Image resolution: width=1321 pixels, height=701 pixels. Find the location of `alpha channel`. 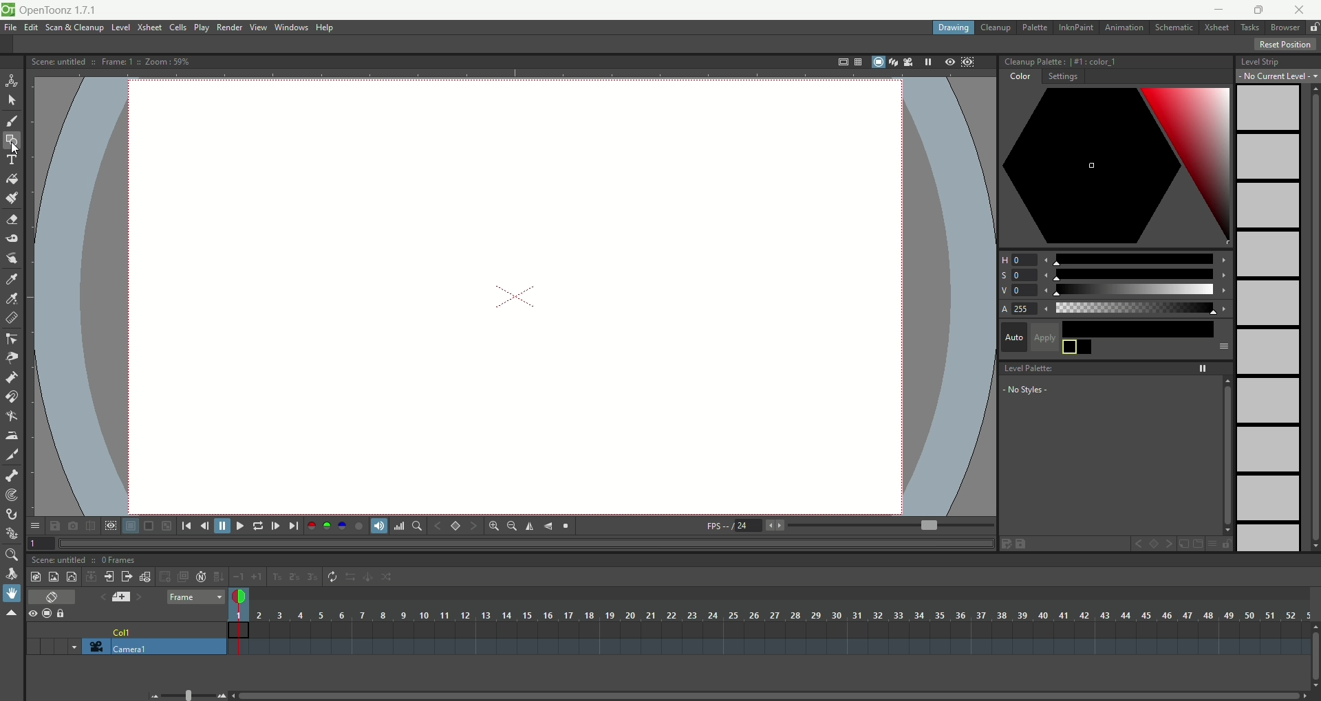

alpha channel is located at coordinates (358, 525).